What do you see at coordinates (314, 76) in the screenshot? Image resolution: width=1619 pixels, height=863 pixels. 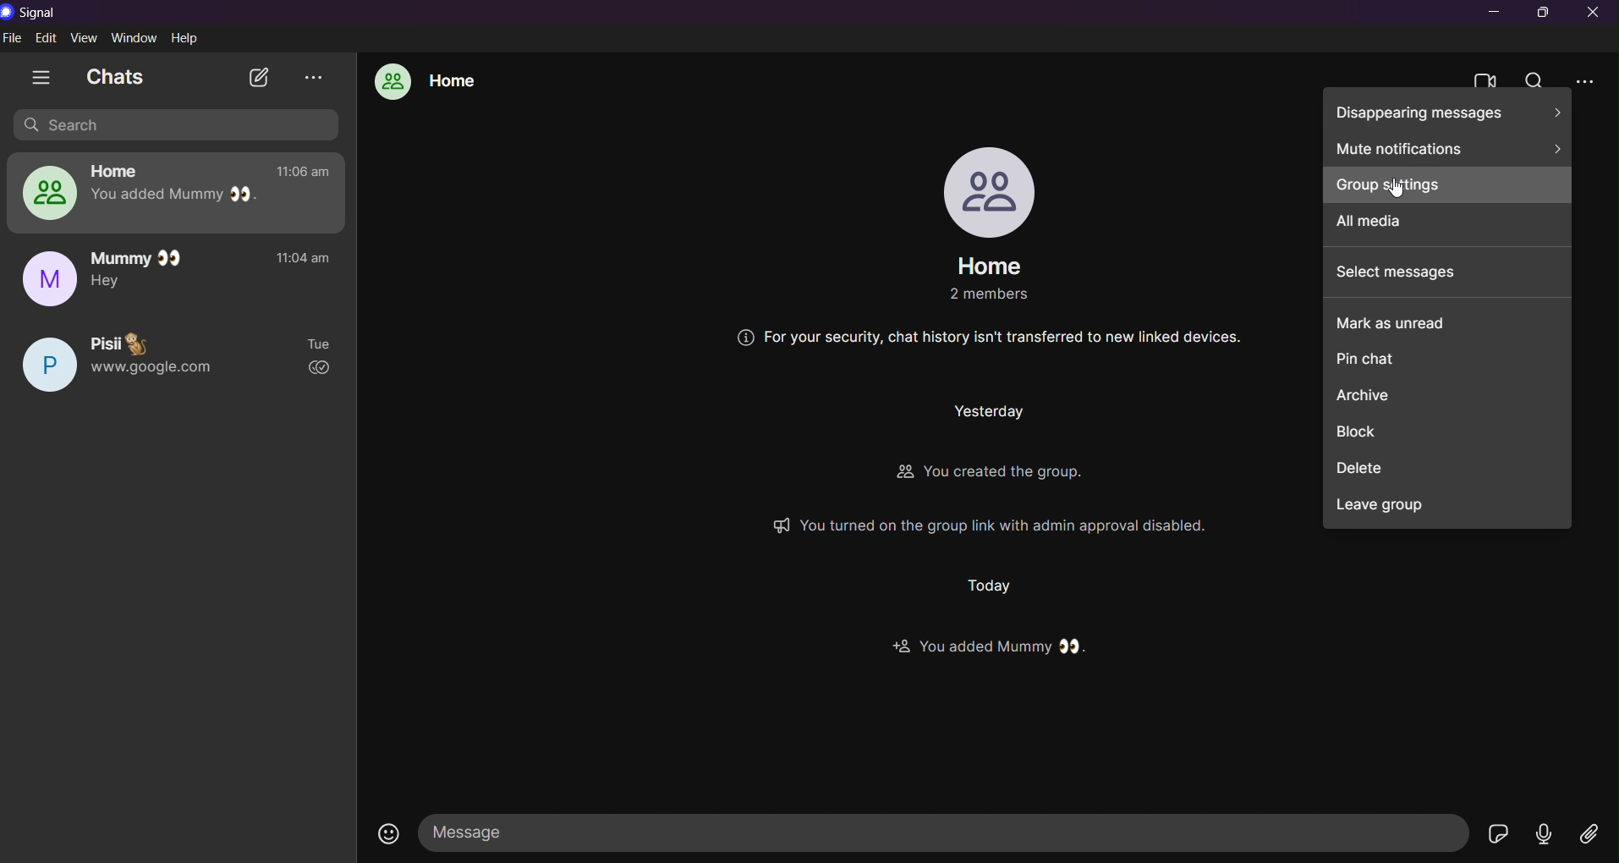 I see `view archieve` at bounding box center [314, 76].